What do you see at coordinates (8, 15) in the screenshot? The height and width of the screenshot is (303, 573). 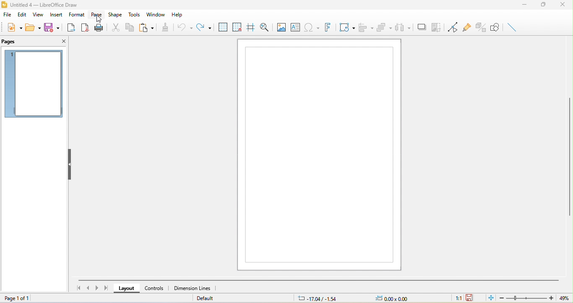 I see `file` at bounding box center [8, 15].